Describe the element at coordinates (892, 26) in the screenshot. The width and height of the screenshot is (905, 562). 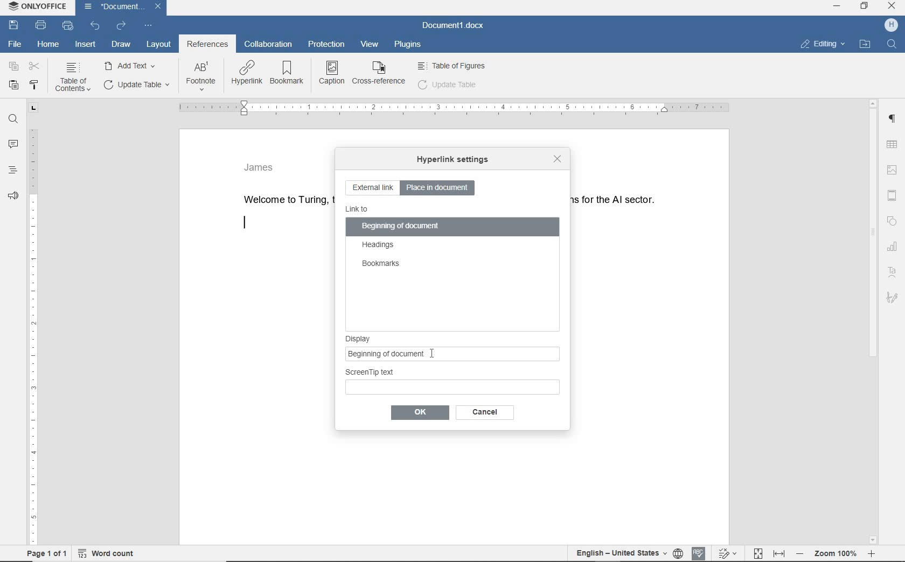
I see `username` at that location.